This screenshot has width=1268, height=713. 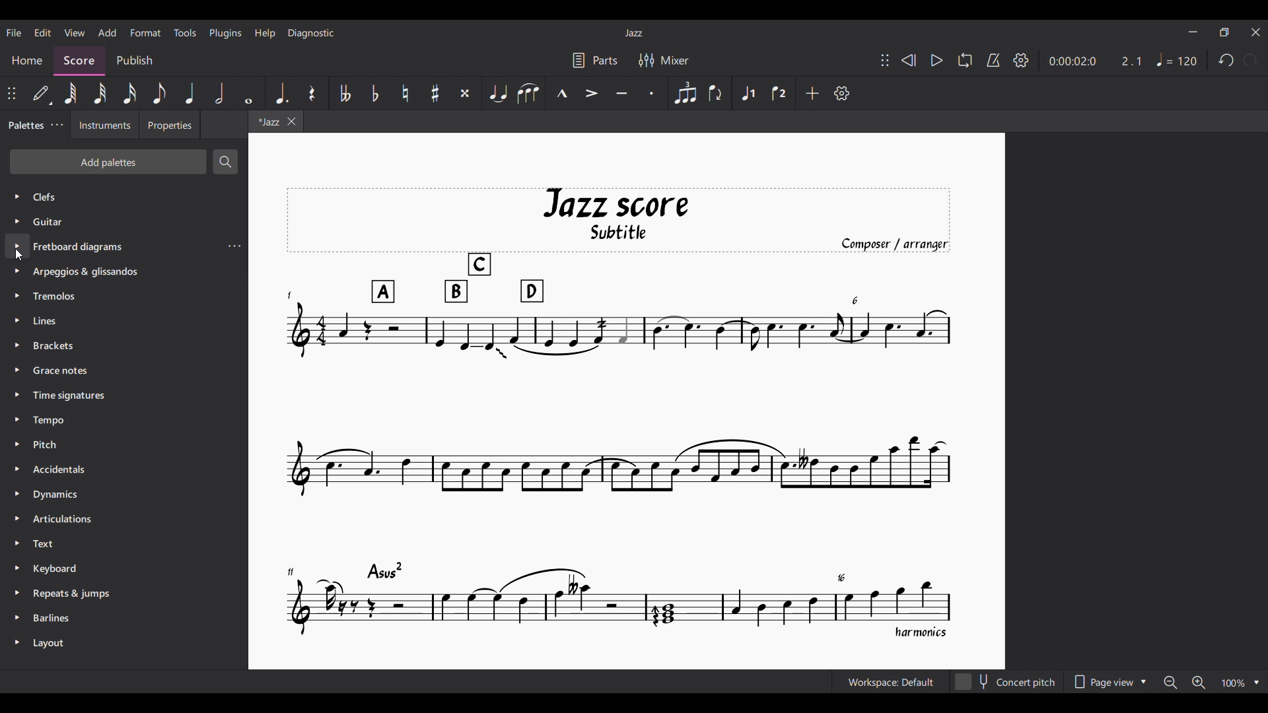 What do you see at coordinates (191, 93) in the screenshot?
I see `Quarter note` at bounding box center [191, 93].